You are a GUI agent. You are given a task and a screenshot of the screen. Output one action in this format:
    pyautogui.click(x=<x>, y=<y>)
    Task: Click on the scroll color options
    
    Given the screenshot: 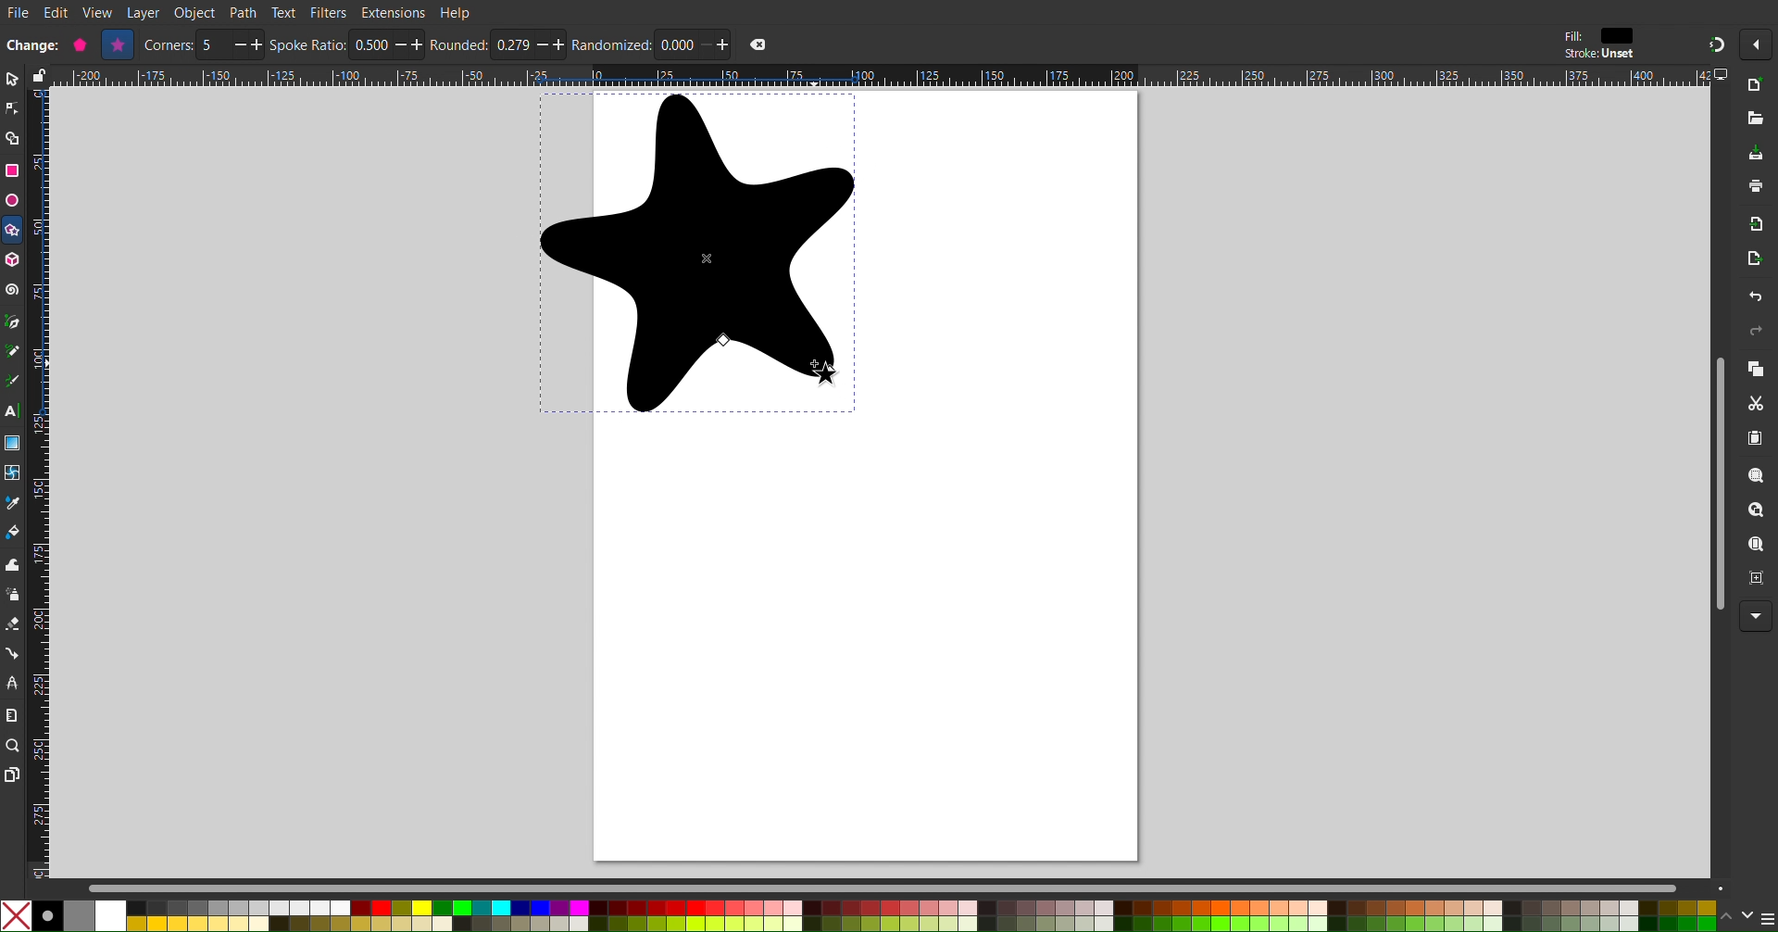 What is the action you would take?
    pyautogui.click(x=1735, y=915)
    